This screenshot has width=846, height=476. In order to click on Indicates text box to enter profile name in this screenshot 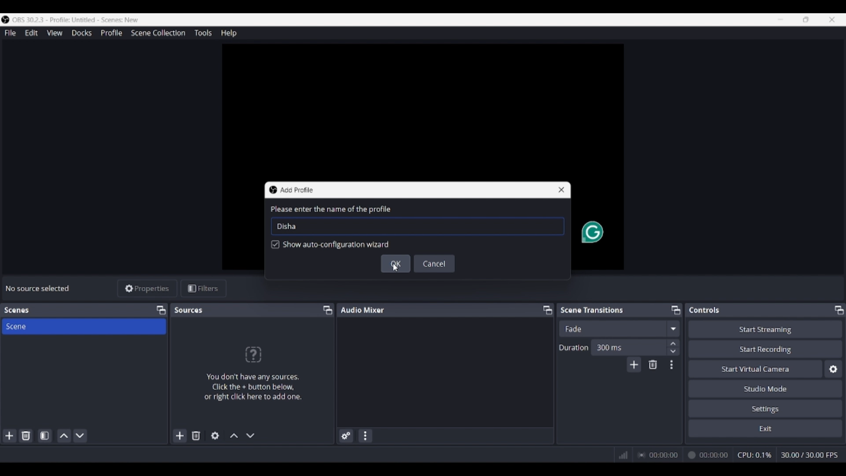, I will do `click(330, 209)`.